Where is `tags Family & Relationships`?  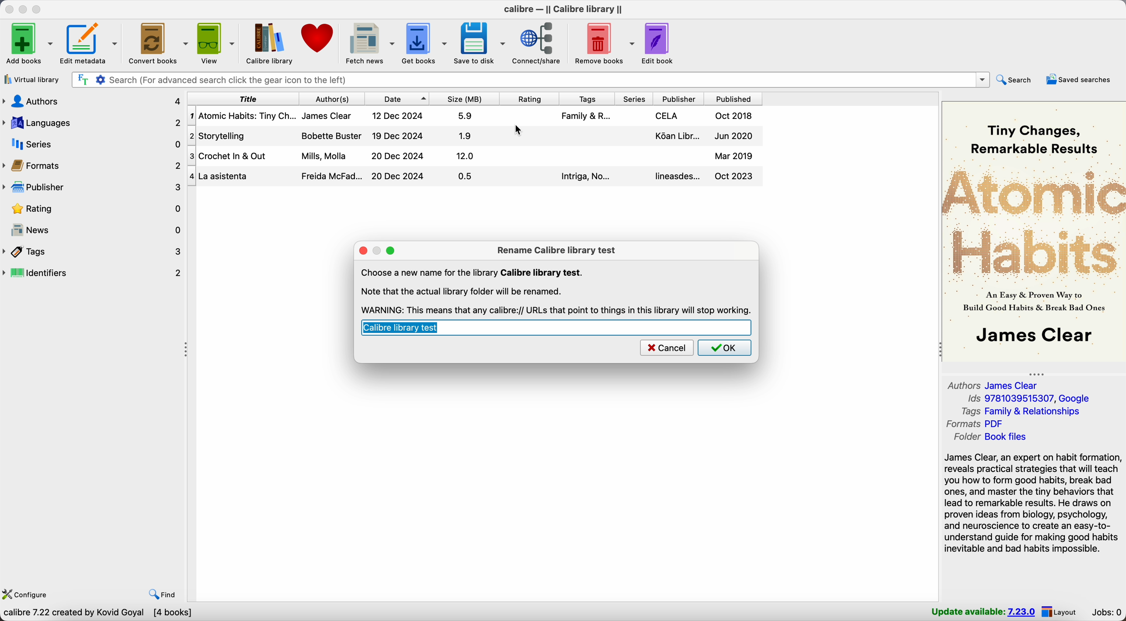 tags Family & Relationships is located at coordinates (1023, 412).